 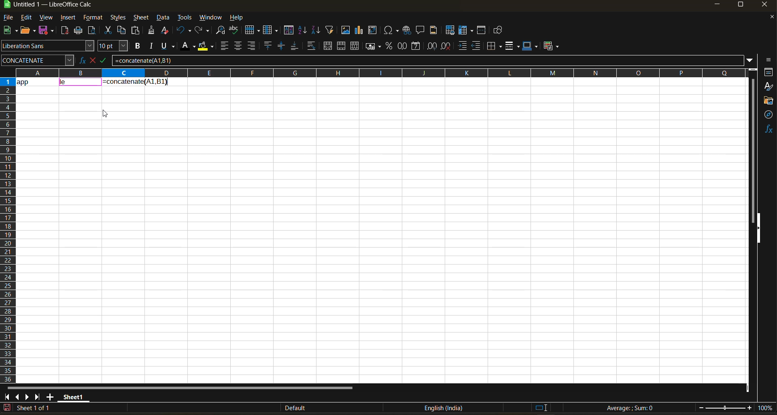 I want to click on tools, so click(x=185, y=19).